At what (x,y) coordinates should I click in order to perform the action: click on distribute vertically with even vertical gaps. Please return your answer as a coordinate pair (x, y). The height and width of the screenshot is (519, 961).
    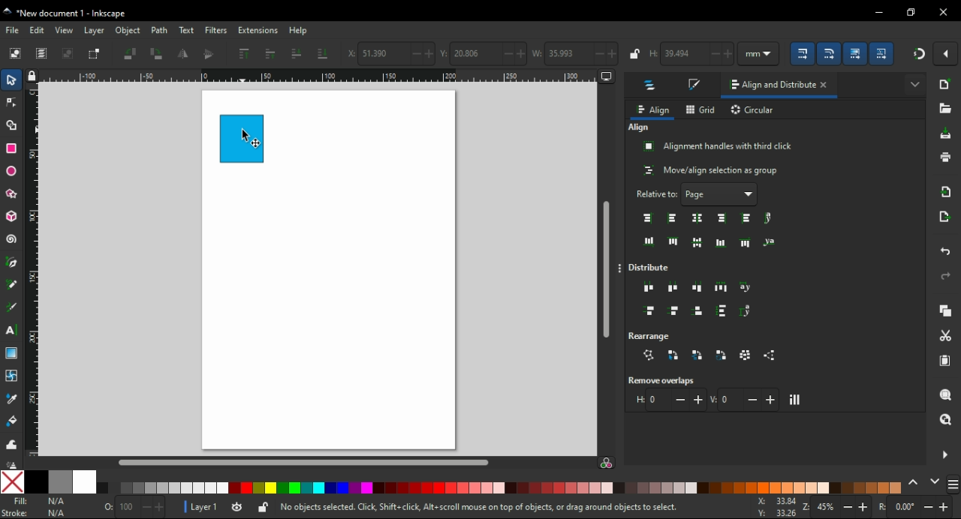
    Looking at the image, I should click on (722, 313).